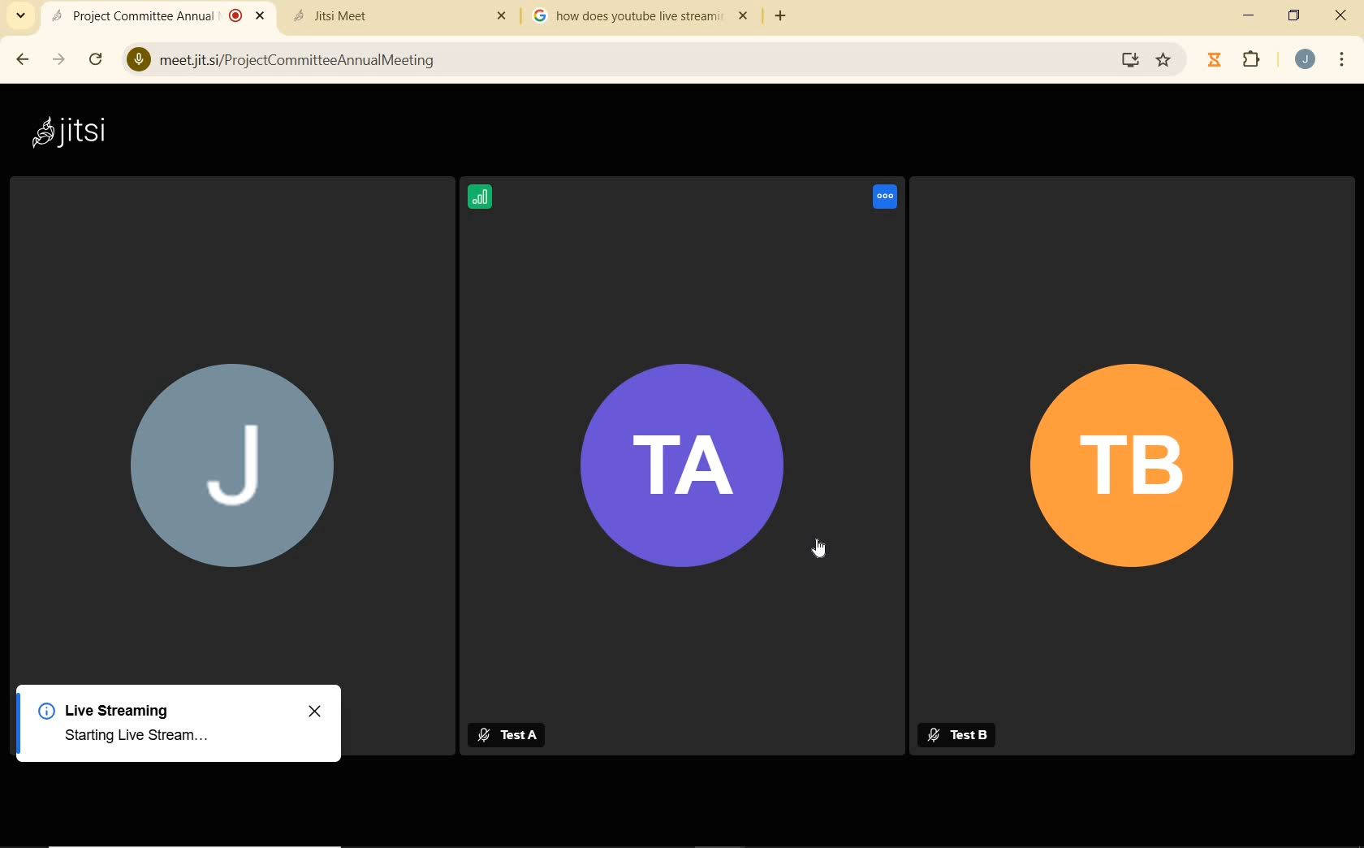 This screenshot has height=848, width=1364. Describe the element at coordinates (84, 139) in the screenshot. I see `jitsi` at that location.